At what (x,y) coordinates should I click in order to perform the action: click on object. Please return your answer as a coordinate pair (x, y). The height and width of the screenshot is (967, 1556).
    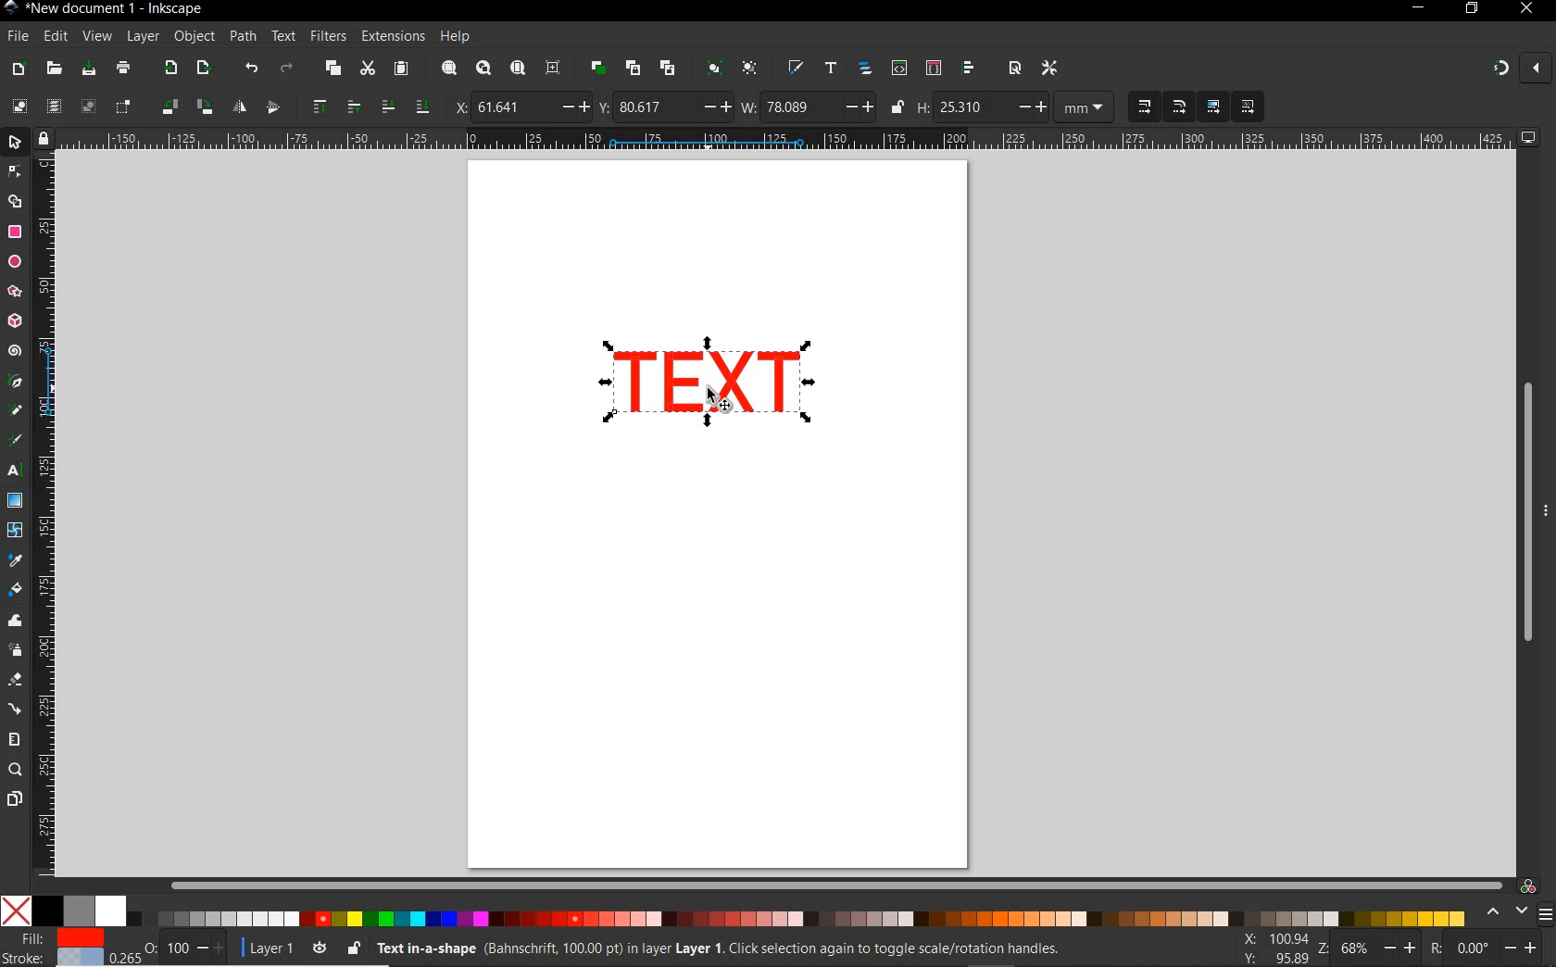
    Looking at the image, I should click on (194, 37).